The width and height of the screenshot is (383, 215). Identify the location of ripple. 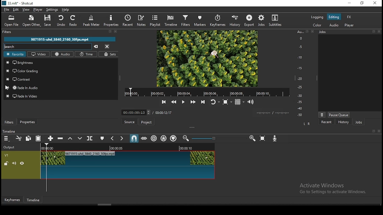
(154, 138).